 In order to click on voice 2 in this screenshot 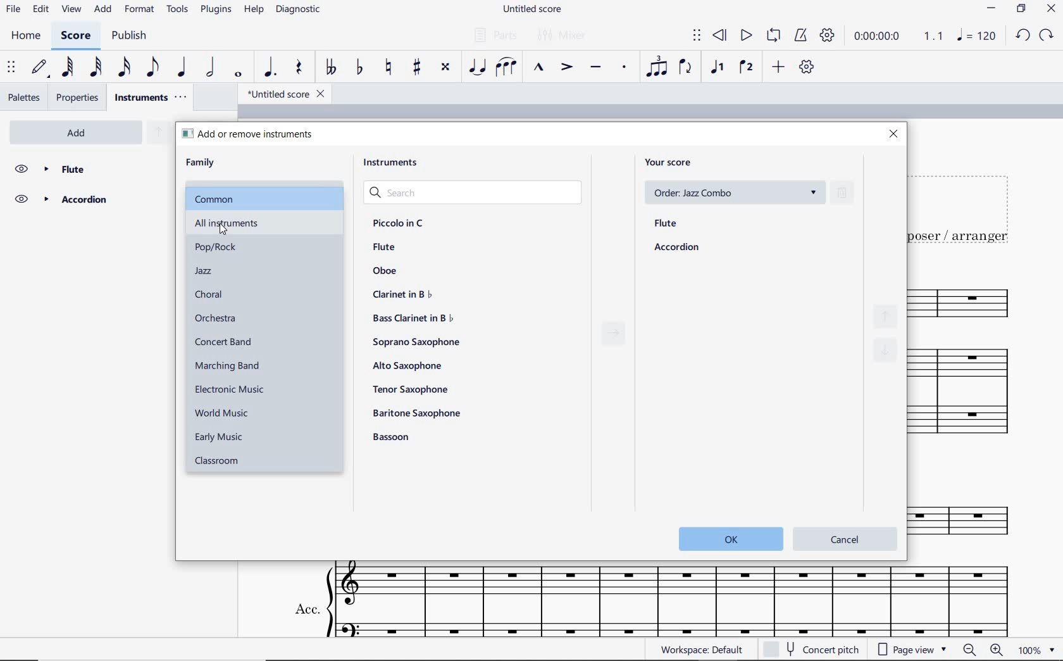, I will do `click(746, 68)`.